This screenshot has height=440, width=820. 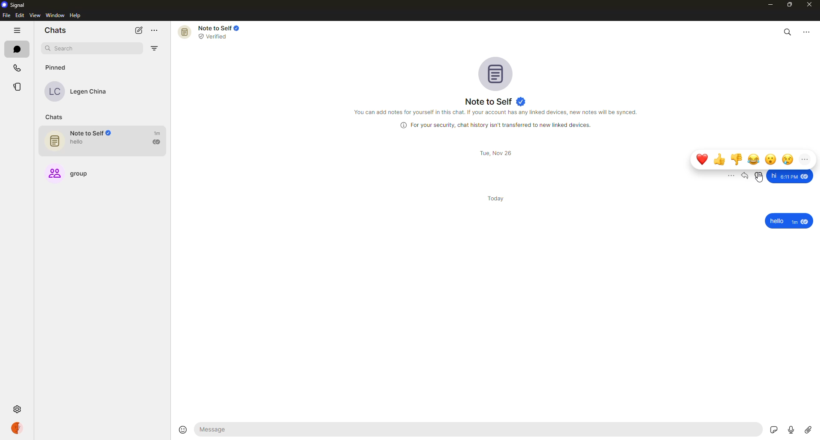 What do you see at coordinates (156, 31) in the screenshot?
I see `more` at bounding box center [156, 31].